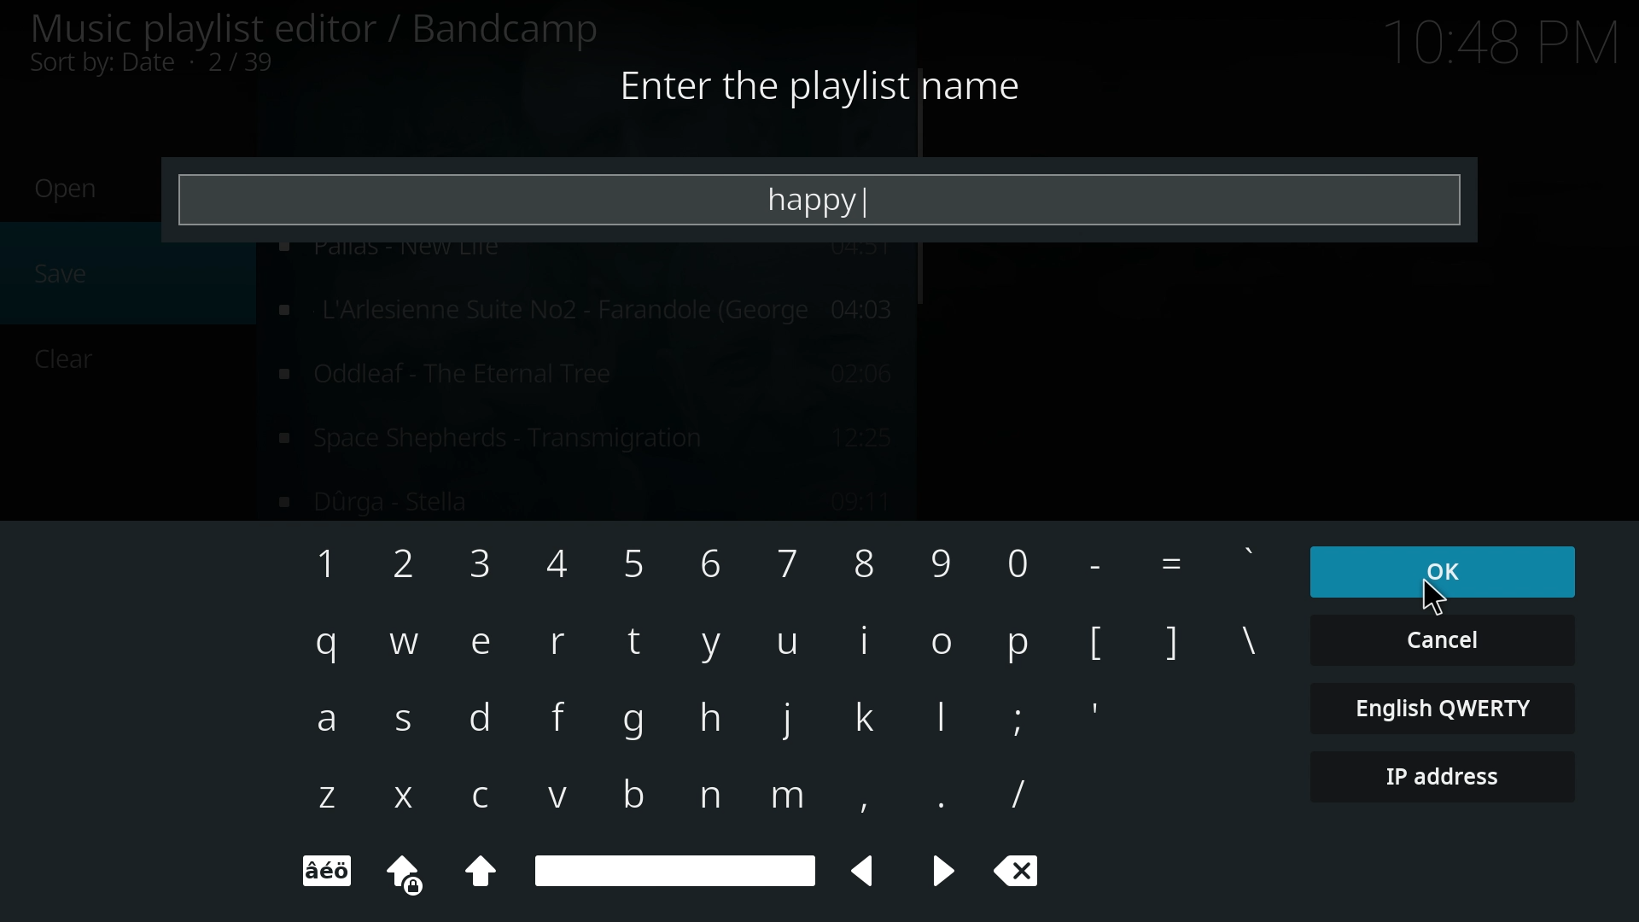  I want to click on english qwerty, so click(1446, 708).